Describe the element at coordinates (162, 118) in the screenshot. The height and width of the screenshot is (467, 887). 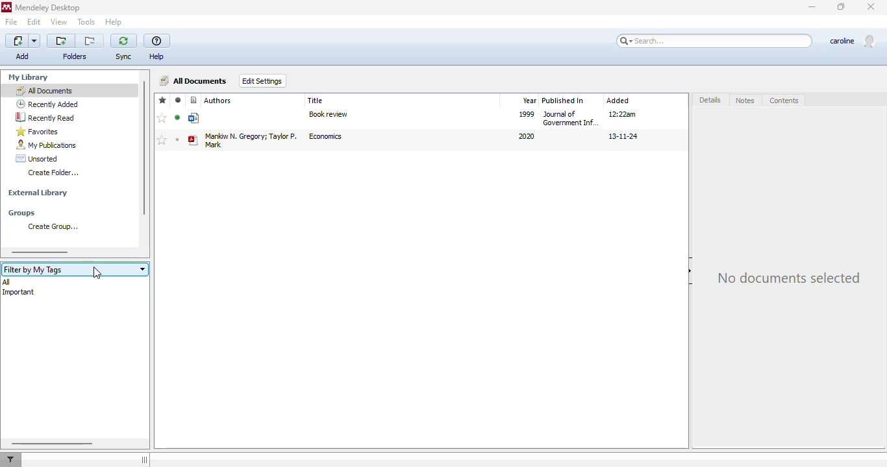
I see `add to favorites` at that location.